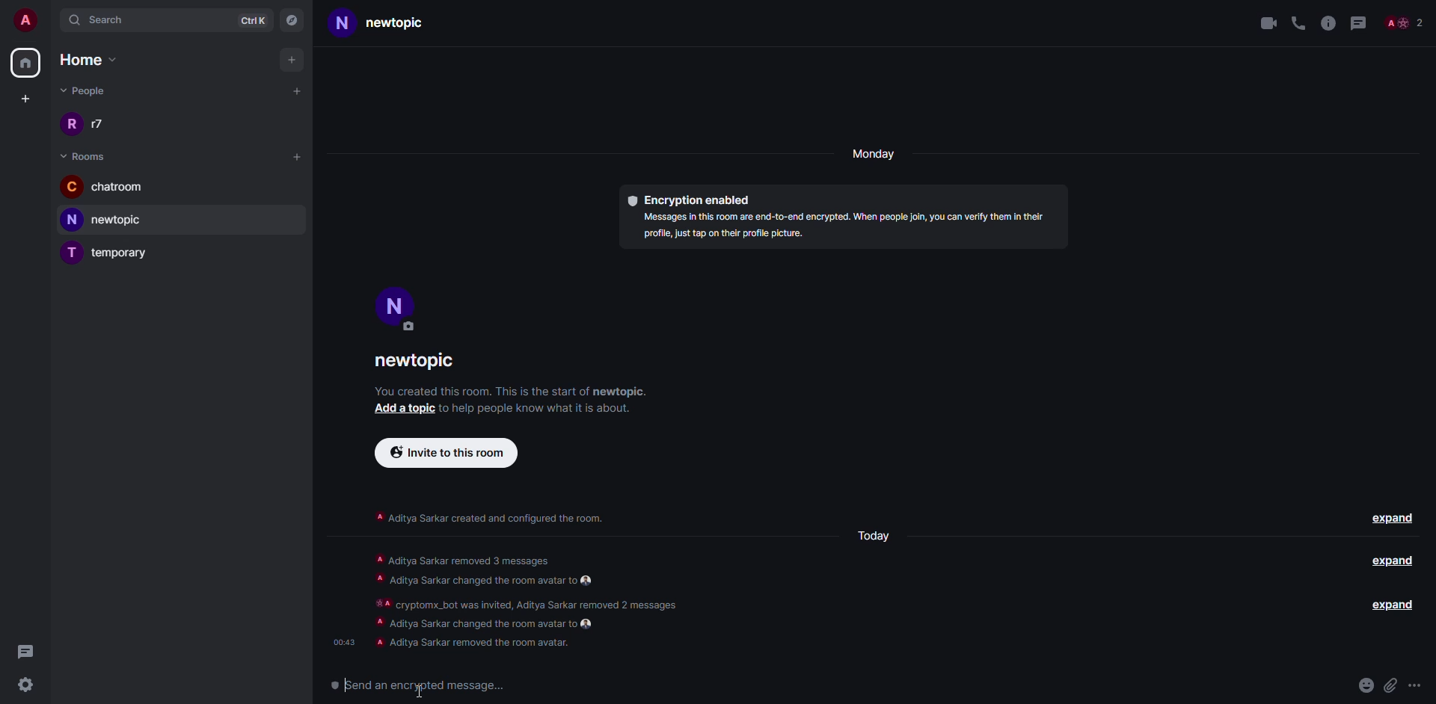  What do you see at coordinates (90, 126) in the screenshot?
I see `r7` at bounding box center [90, 126].